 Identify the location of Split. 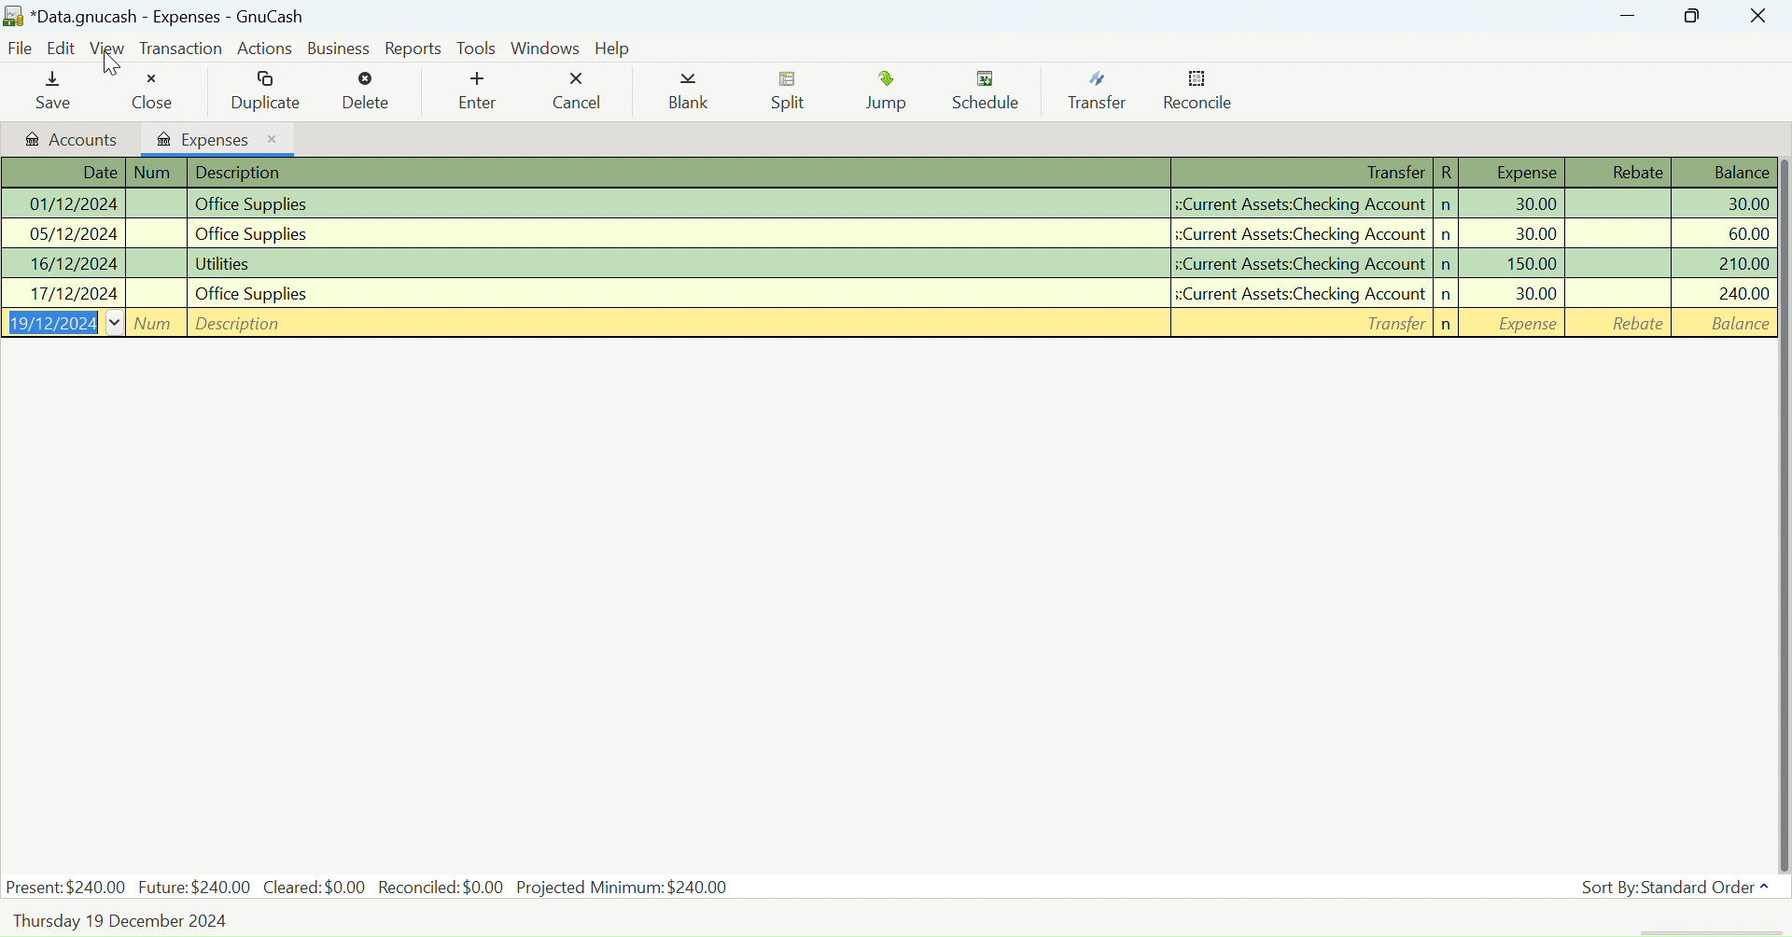
(793, 93).